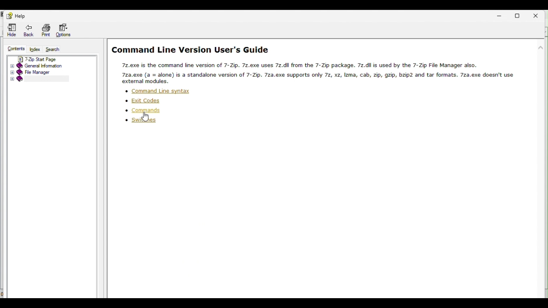 Image resolution: width=548 pixels, height=308 pixels. What do you see at coordinates (43, 72) in the screenshot?
I see `file manager` at bounding box center [43, 72].